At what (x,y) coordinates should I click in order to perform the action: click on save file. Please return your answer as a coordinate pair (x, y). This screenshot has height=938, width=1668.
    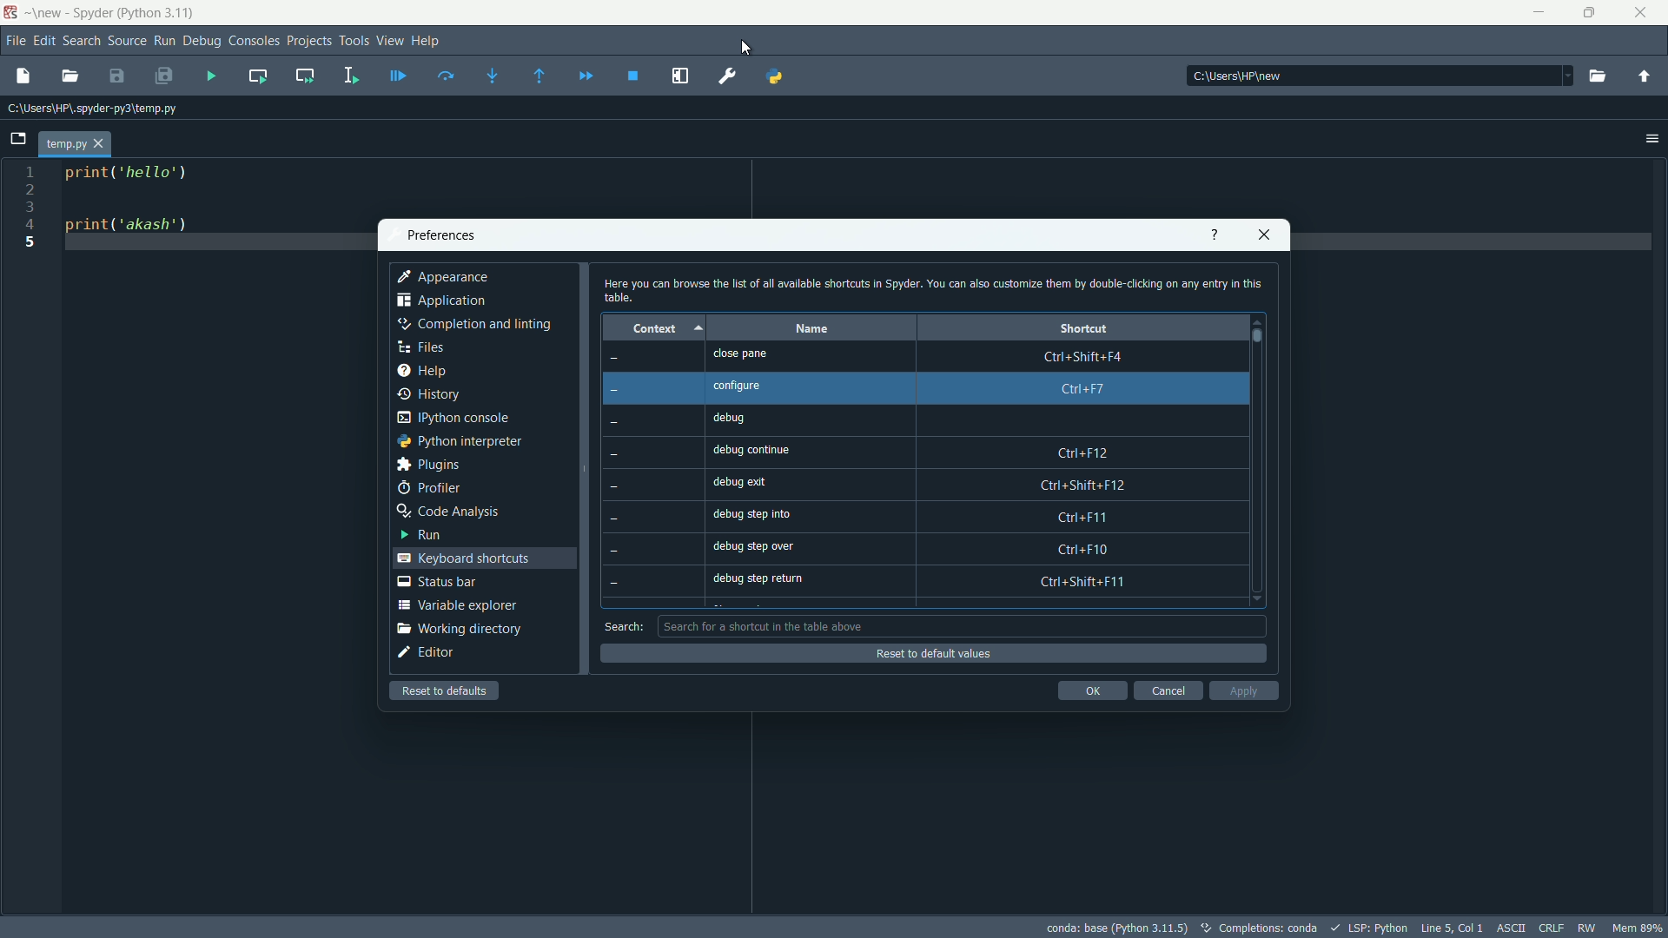
    Looking at the image, I should click on (116, 77).